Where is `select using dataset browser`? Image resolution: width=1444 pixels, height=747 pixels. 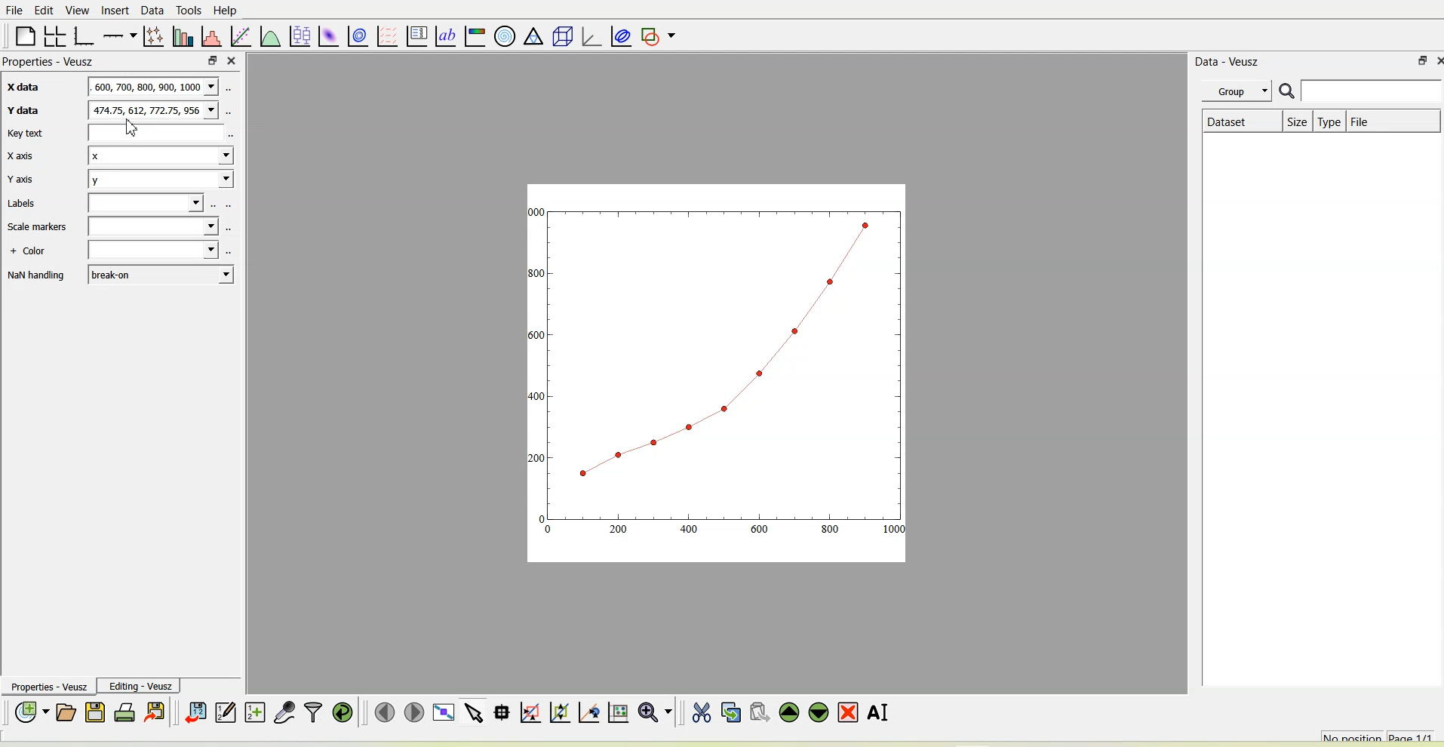 select using dataset browser is located at coordinates (229, 226).